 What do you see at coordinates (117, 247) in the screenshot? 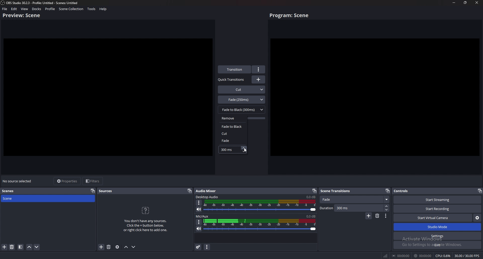
I see `Sources settings` at bounding box center [117, 247].